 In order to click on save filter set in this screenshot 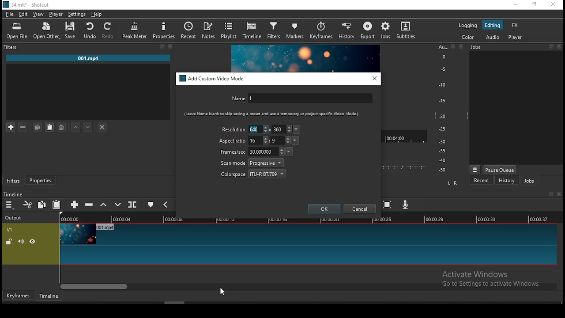, I will do `click(61, 126)`.